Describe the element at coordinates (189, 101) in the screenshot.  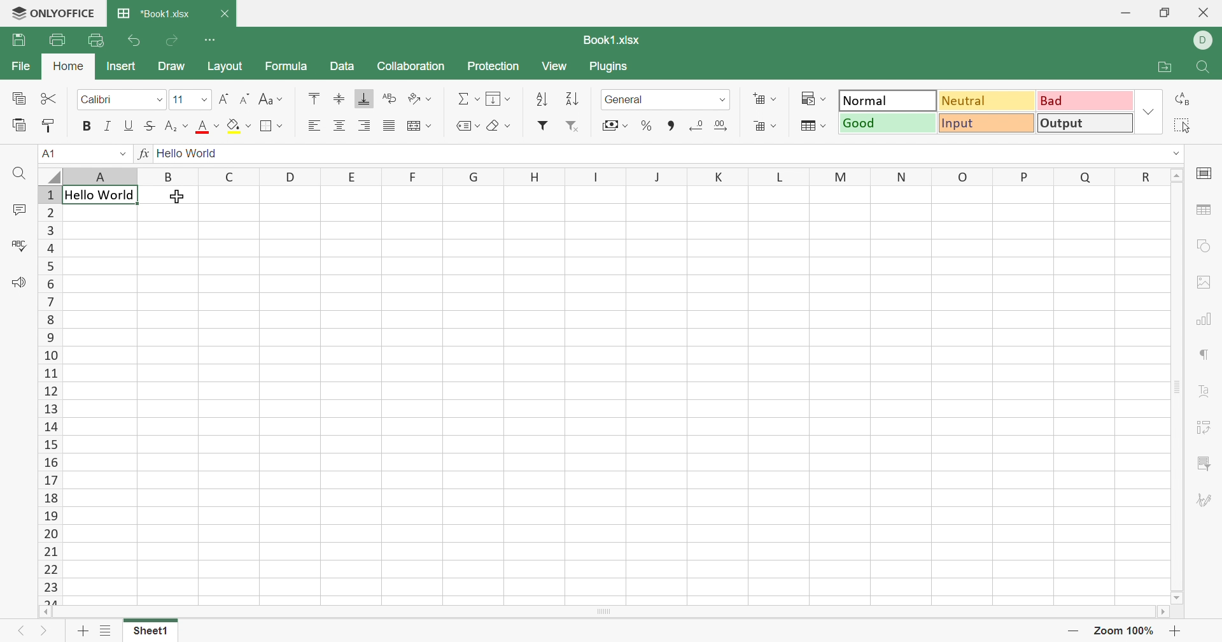
I see `Font size` at that location.